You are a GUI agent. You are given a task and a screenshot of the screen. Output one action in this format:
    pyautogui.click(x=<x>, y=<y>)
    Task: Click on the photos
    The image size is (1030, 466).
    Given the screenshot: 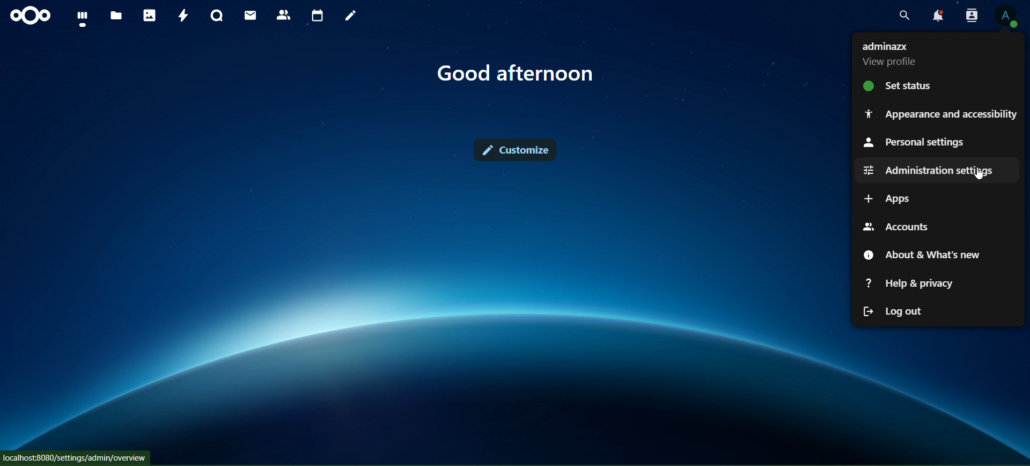 What is the action you would take?
    pyautogui.click(x=149, y=16)
    